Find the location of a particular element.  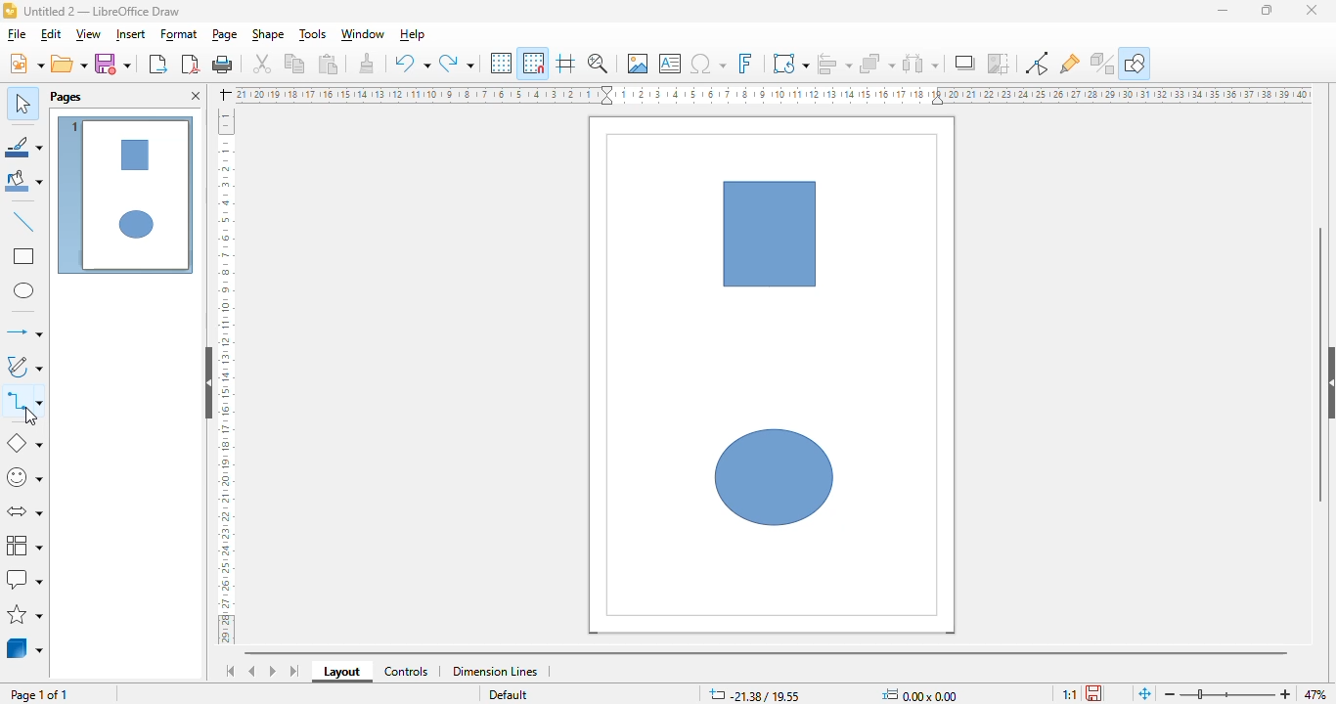

Untitled 2 - LibreOffice Draw is located at coordinates (103, 11).